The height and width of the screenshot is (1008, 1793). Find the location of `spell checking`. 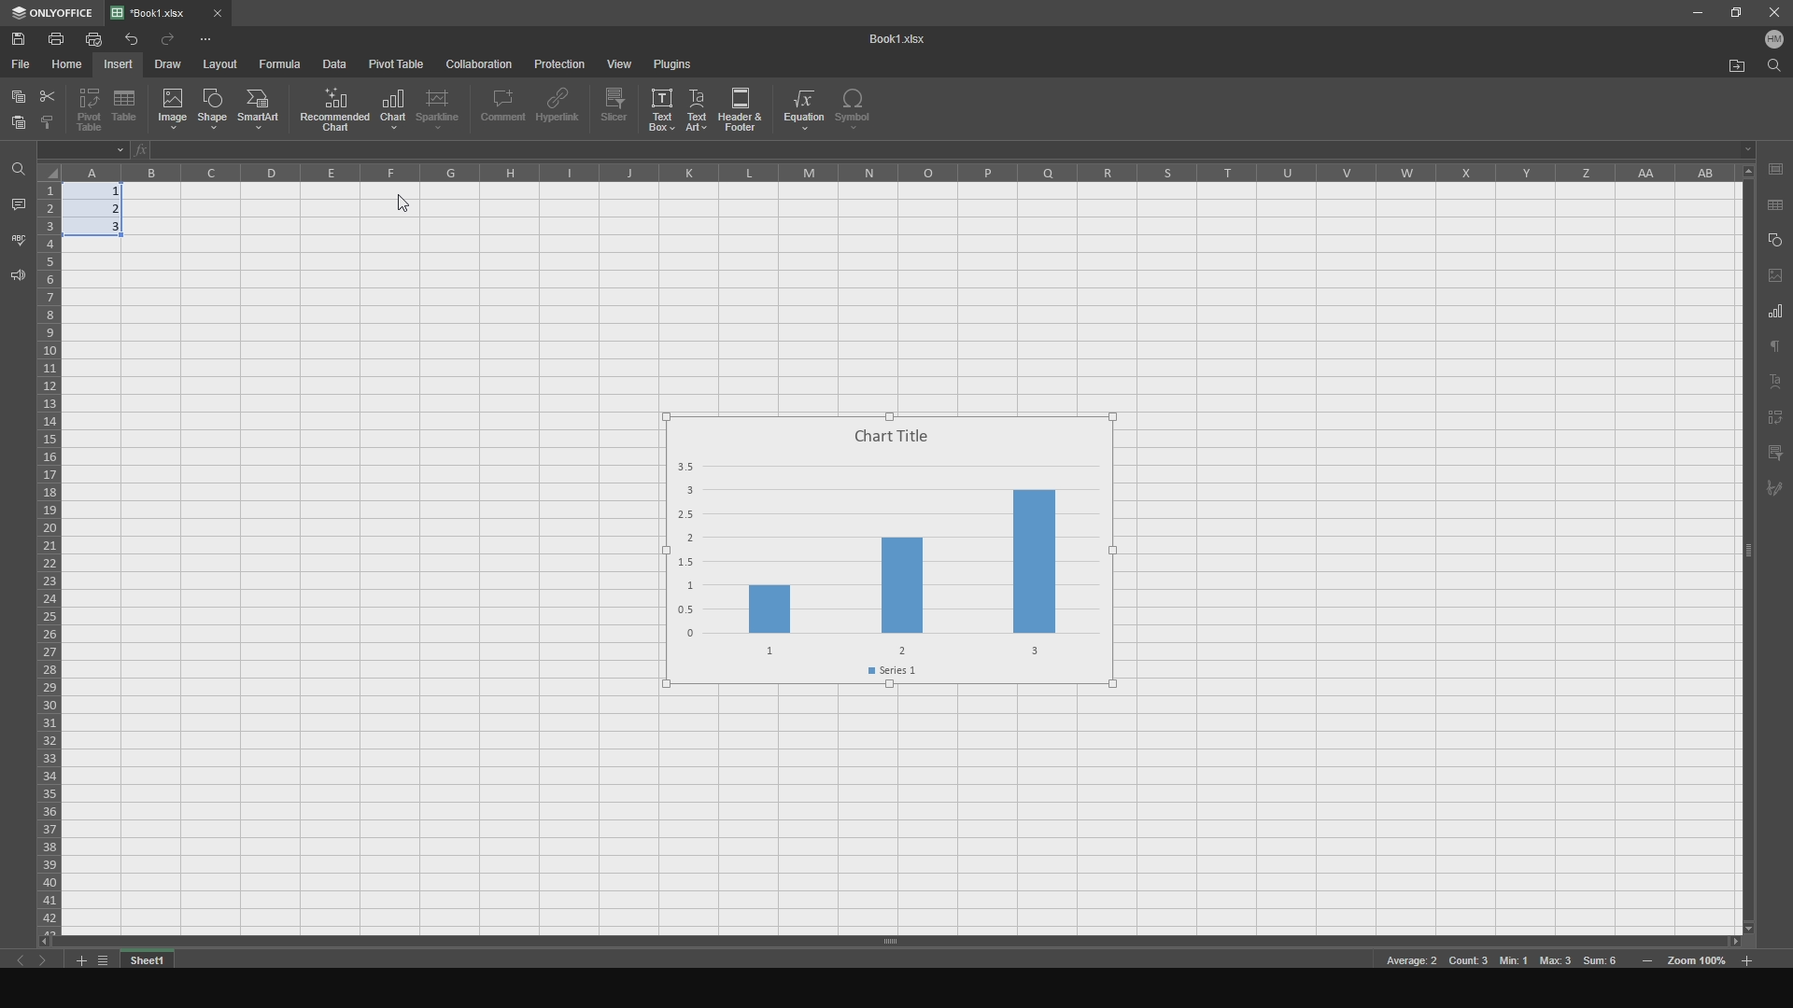

spell checking is located at coordinates (18, 239).